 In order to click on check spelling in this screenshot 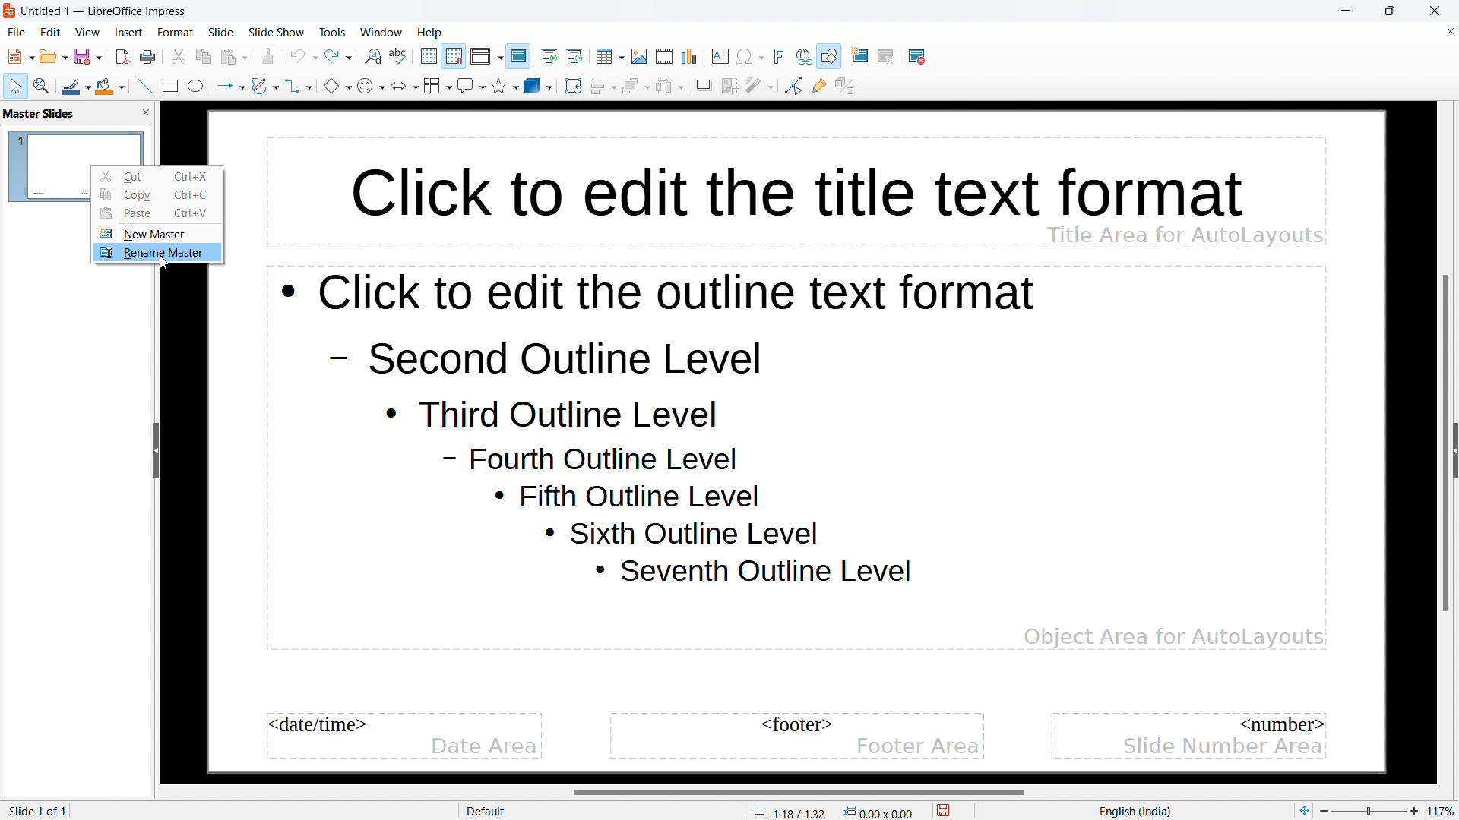, I will do `click(400, 57)`.